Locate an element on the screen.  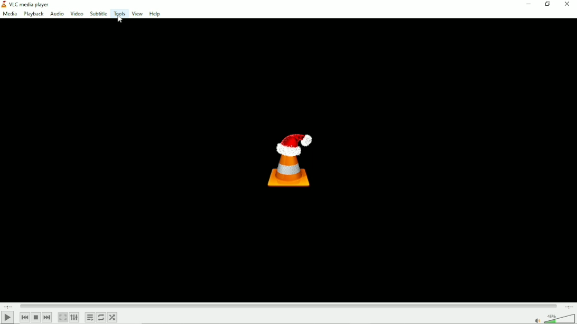
Toggle playlist is located at coordinates (89, 317).